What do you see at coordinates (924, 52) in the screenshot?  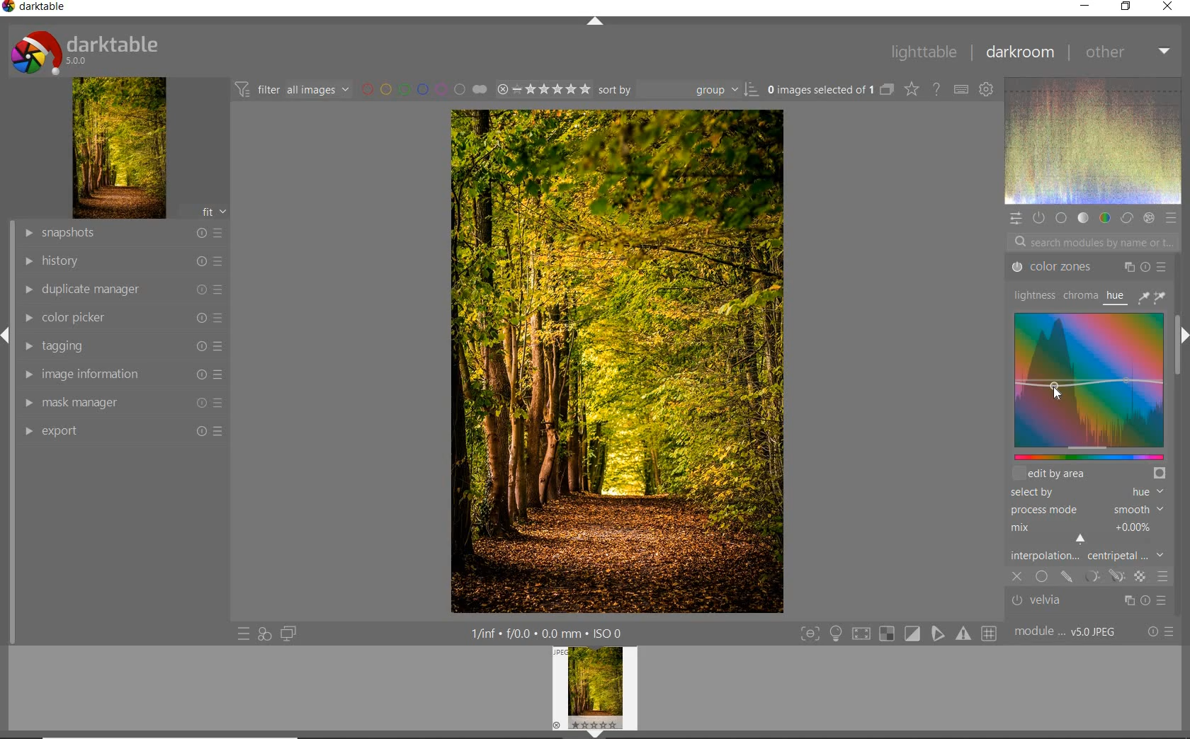 I see `LIGHTTABLE` at bounding box center [924, 52].